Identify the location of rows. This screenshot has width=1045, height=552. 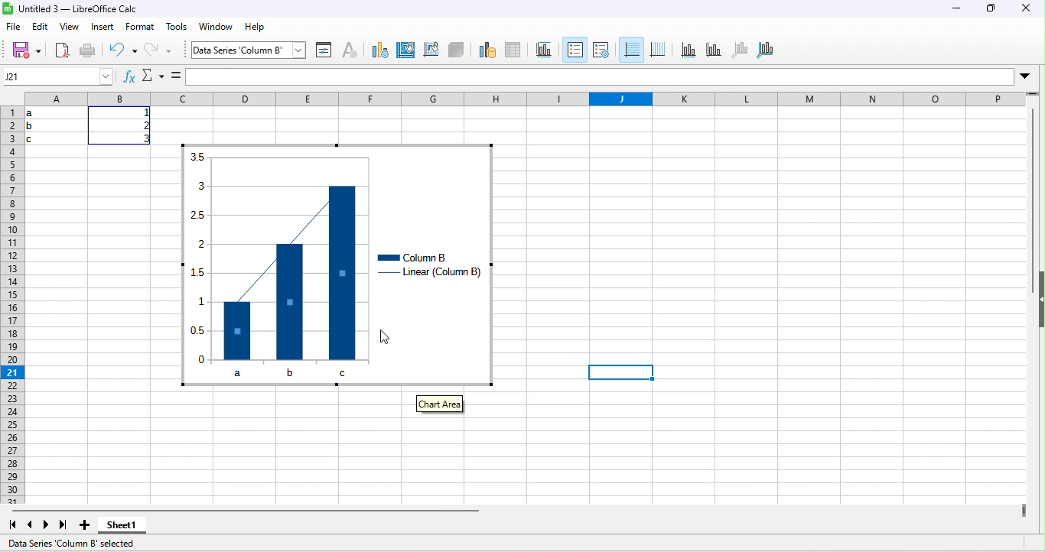
(9, 304).